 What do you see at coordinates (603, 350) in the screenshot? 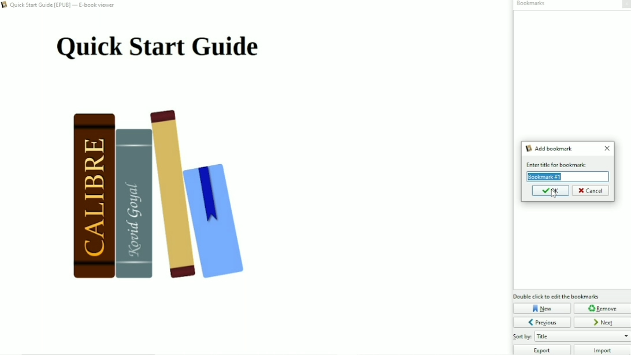
I see `Import` at bounding box center [603, 350].